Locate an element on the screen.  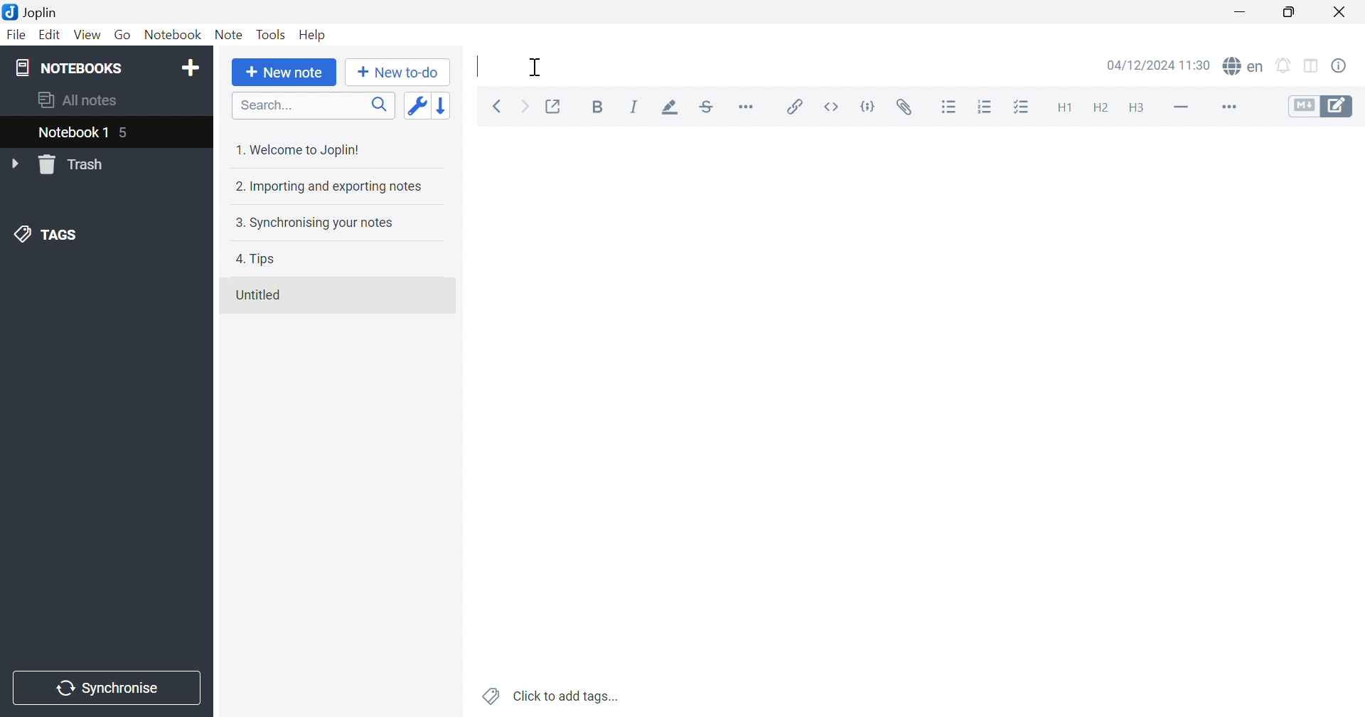
Tools is located at coordinates (270, 34).